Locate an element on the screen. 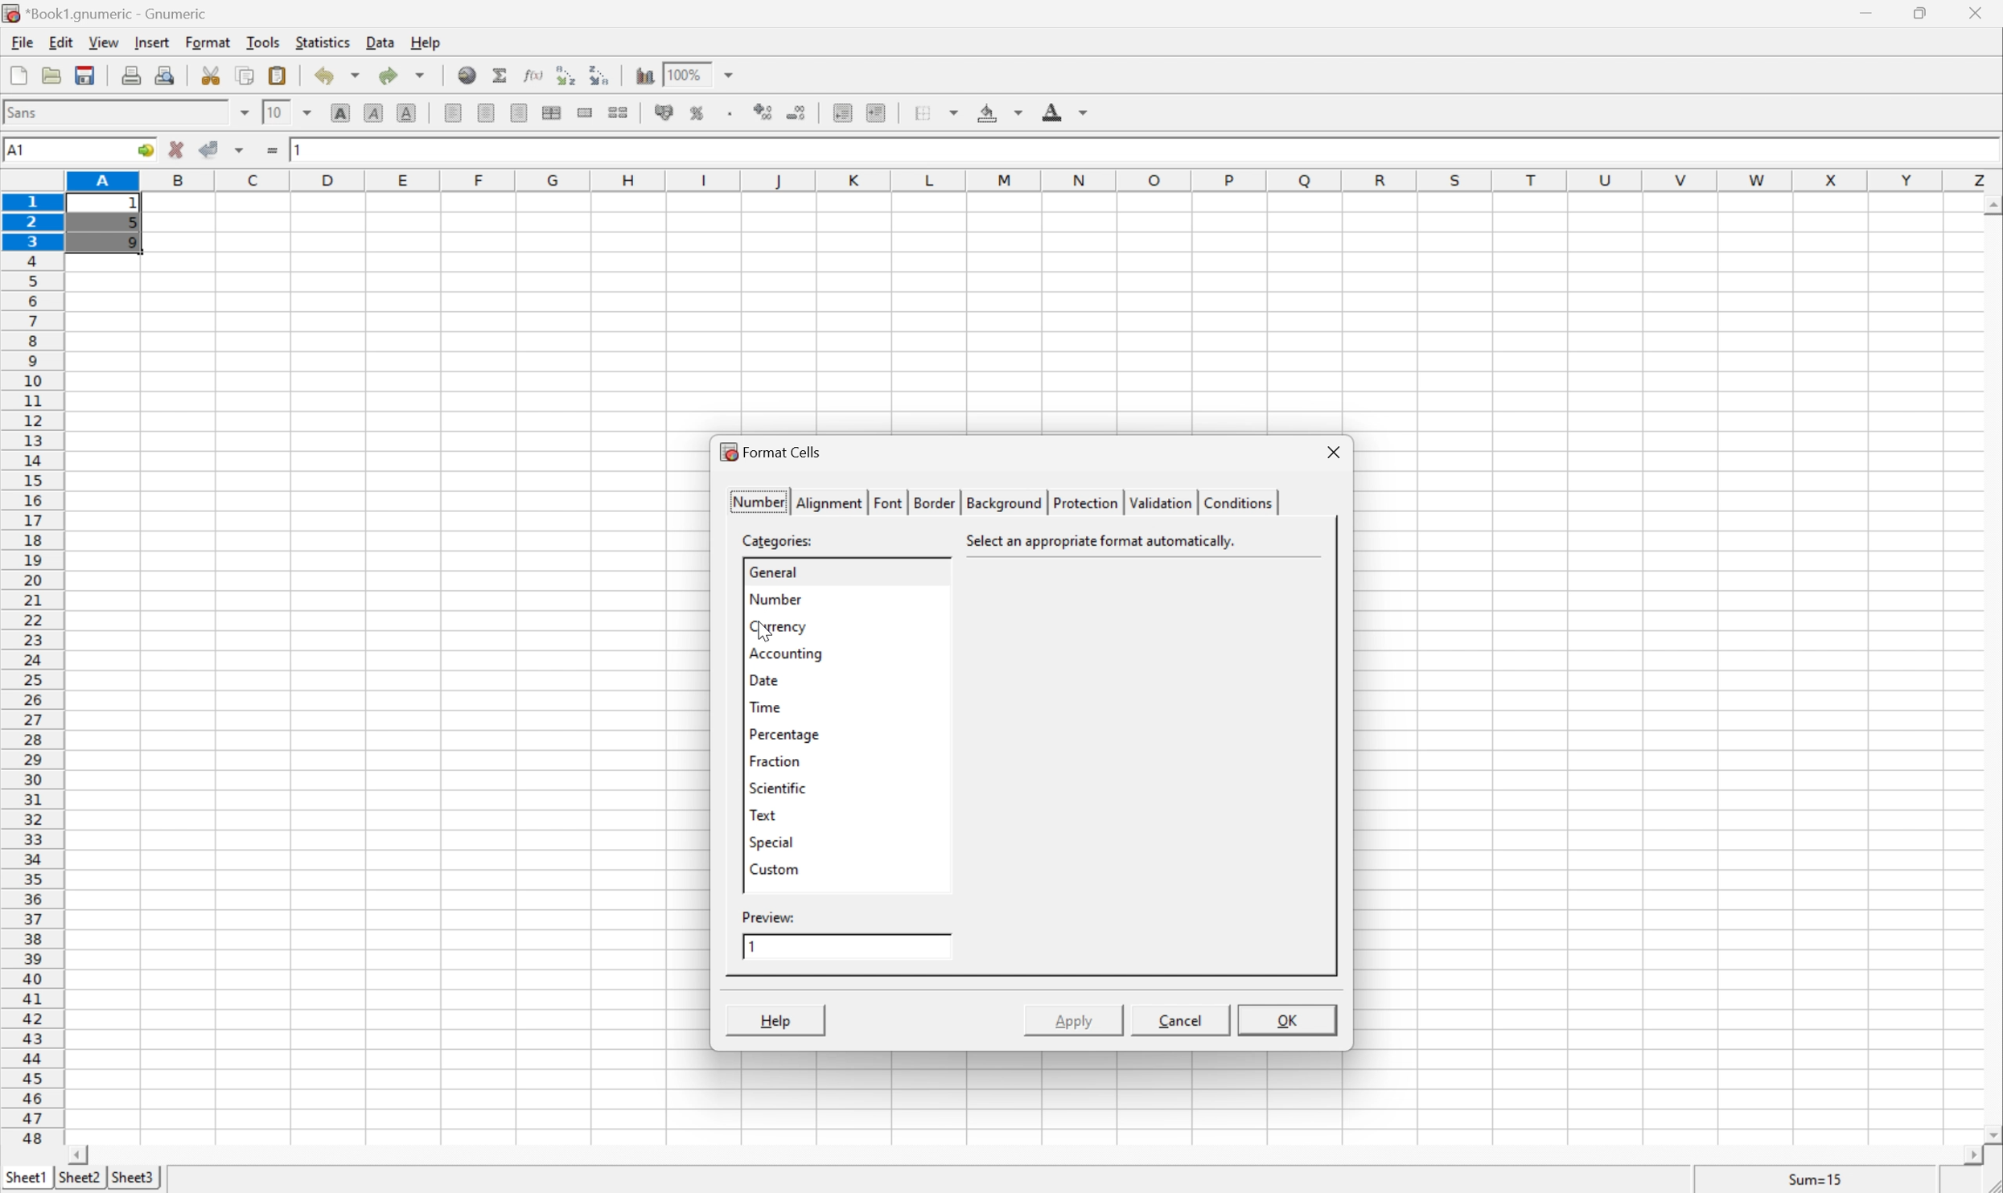 The image size is (2003, 1193). go to is located at coordinates (146, 151).